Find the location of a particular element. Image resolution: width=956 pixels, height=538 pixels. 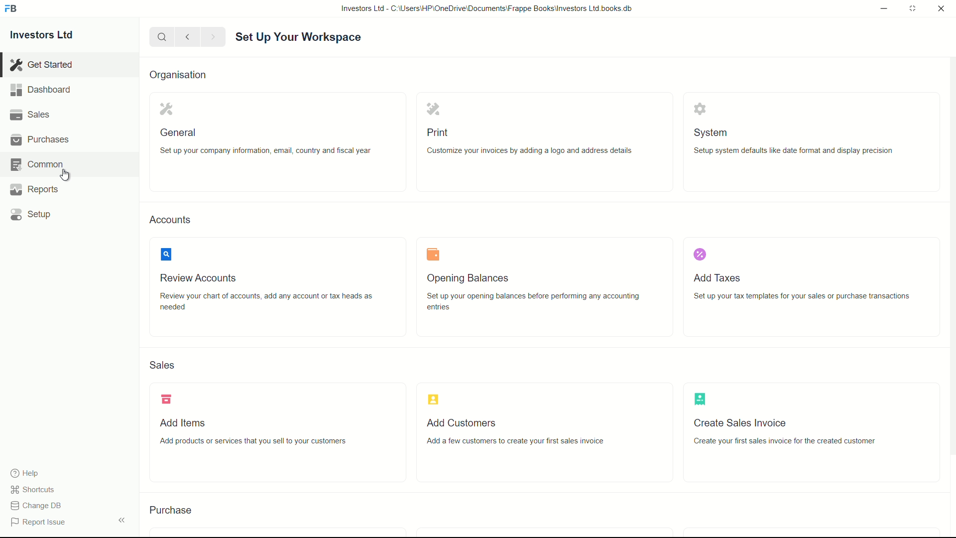

icon is located at coordinates (168, 399).